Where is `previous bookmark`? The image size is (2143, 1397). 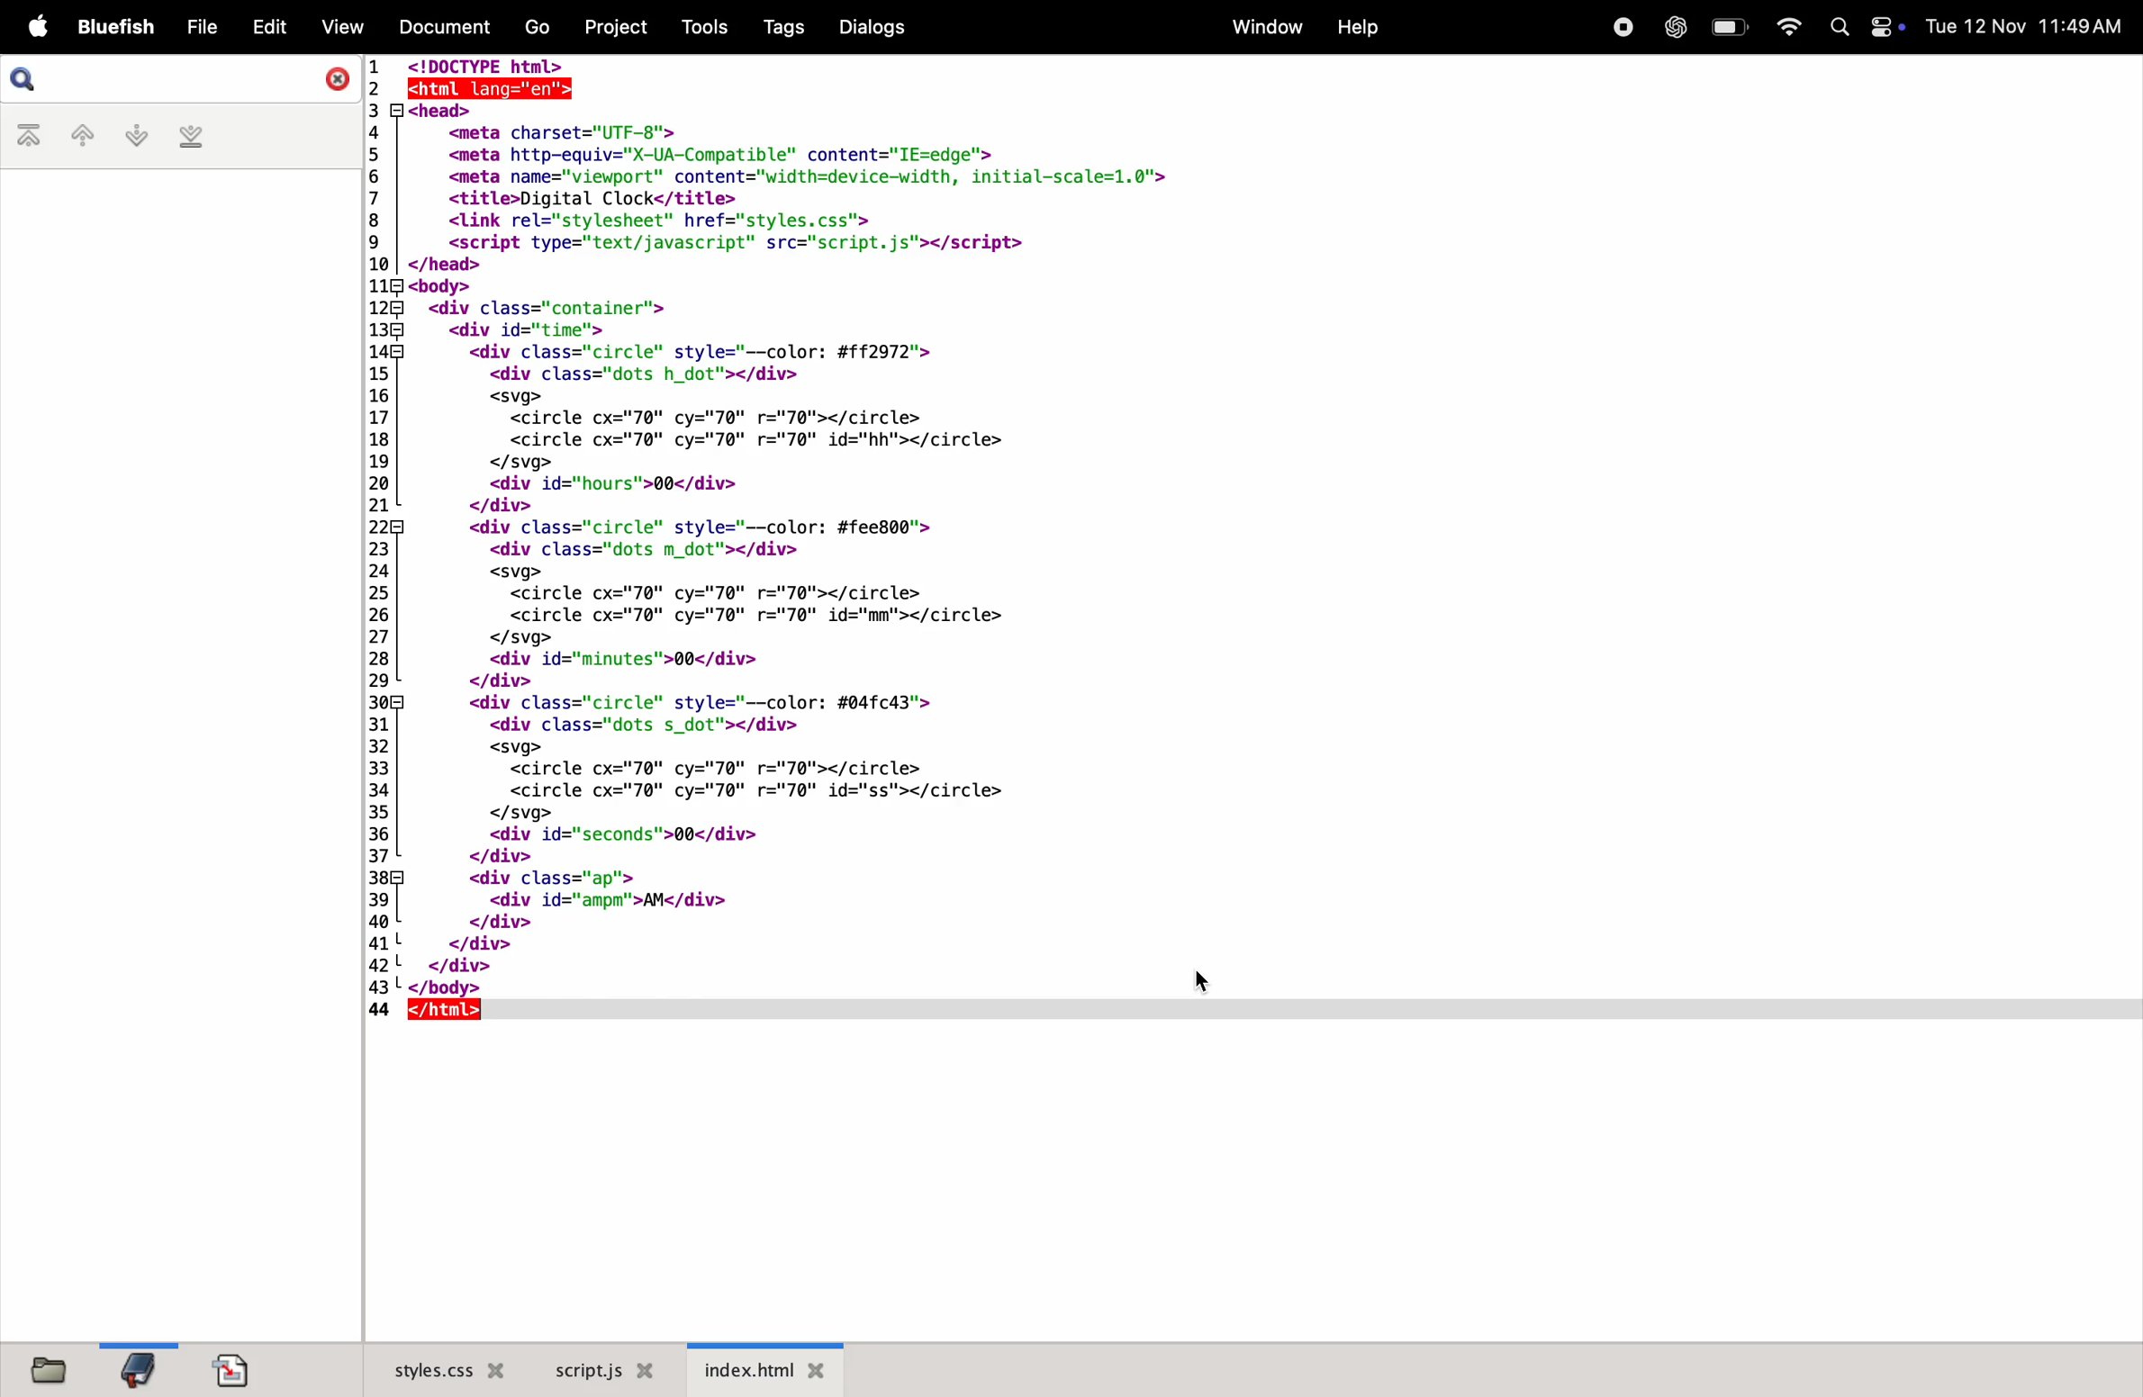
previous bookmark is located at coordinates (84, 132).